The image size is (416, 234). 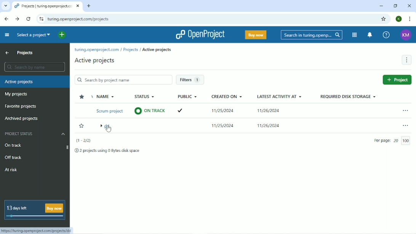 What do you see at coordinates (89, 6) in the screenshot?
I see `New tab` at bounding box center [89, 6].